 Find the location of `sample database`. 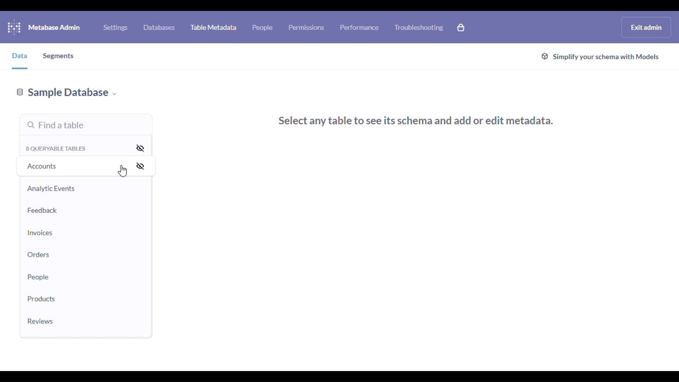

sample database is located at coordinates (66, 93).